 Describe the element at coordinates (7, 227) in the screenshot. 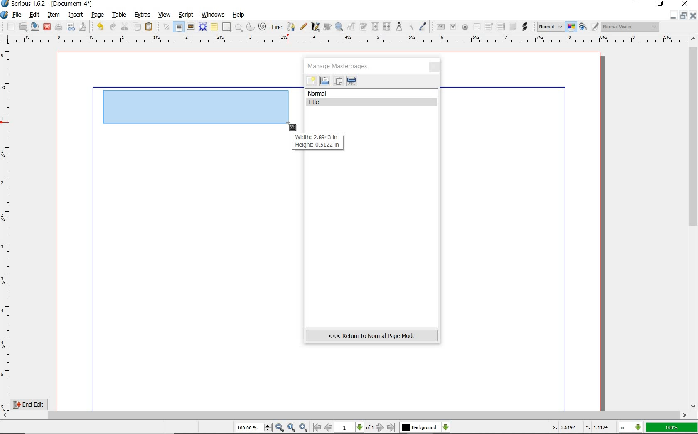

I see `ruler` at that location.